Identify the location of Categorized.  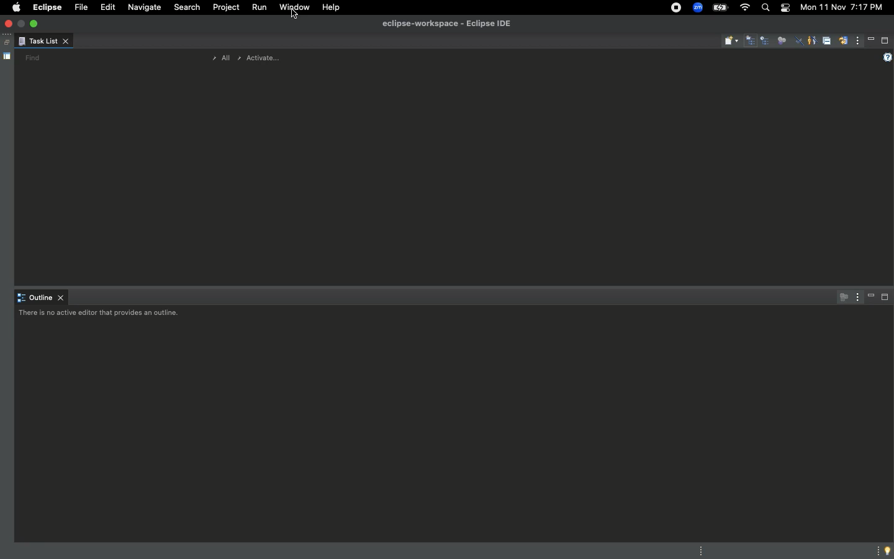
(751, 42).